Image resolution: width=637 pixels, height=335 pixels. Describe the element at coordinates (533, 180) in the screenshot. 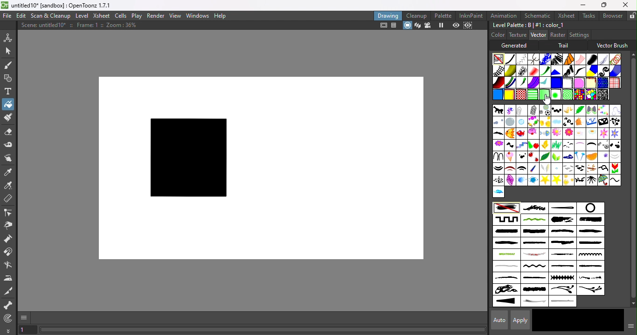

I see `stai` at that location.